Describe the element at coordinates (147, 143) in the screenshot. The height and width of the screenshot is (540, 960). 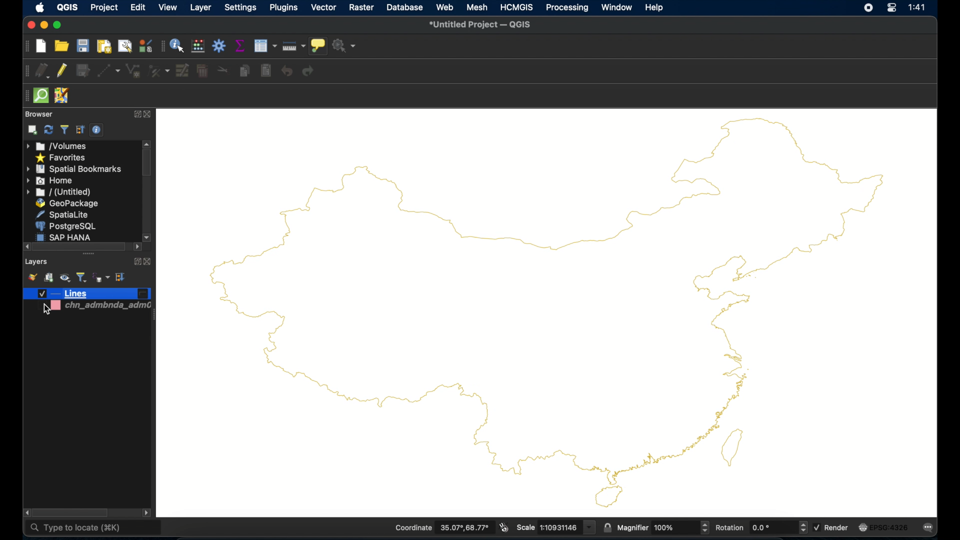
I see `scroll up arrow` at that location.